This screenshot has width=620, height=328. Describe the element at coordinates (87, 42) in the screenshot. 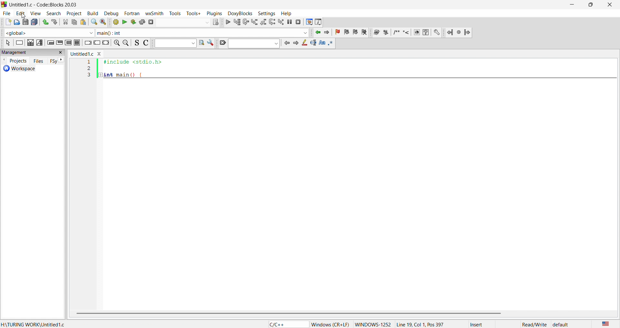

I see `break instruction` at that location.